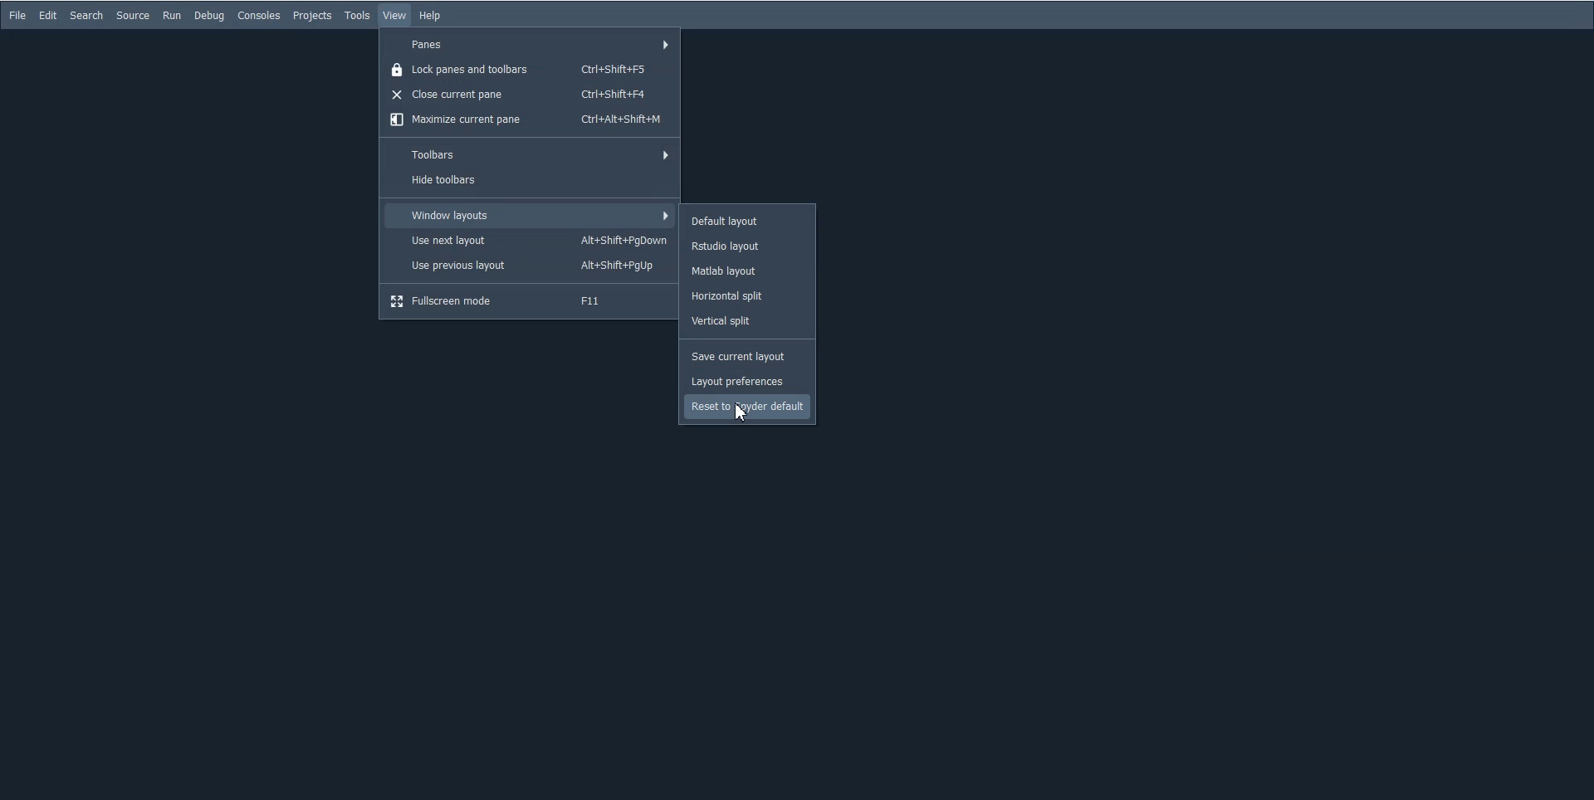  Describe the element at coordinates (529, 182) in the screenshot. I see `Hide toolbars` at that location.